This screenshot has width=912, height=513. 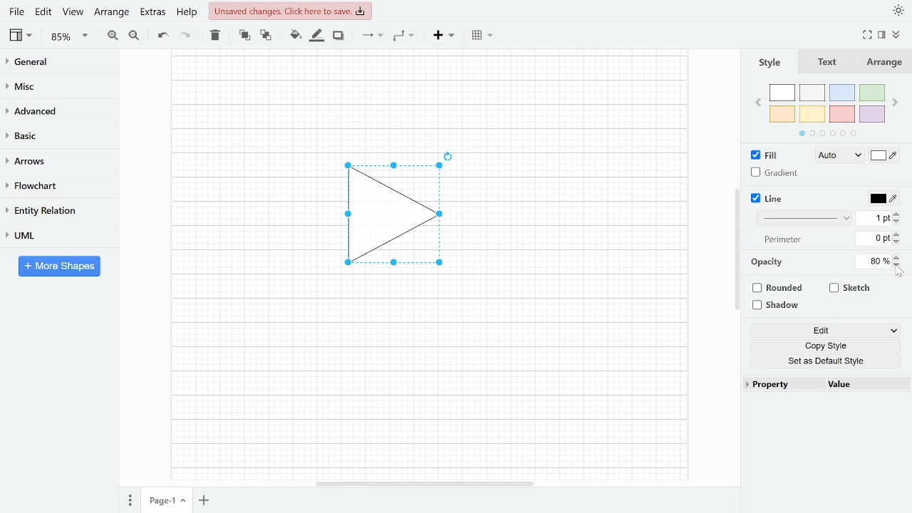 I want to click on Line style, so click(x=807, y=218).